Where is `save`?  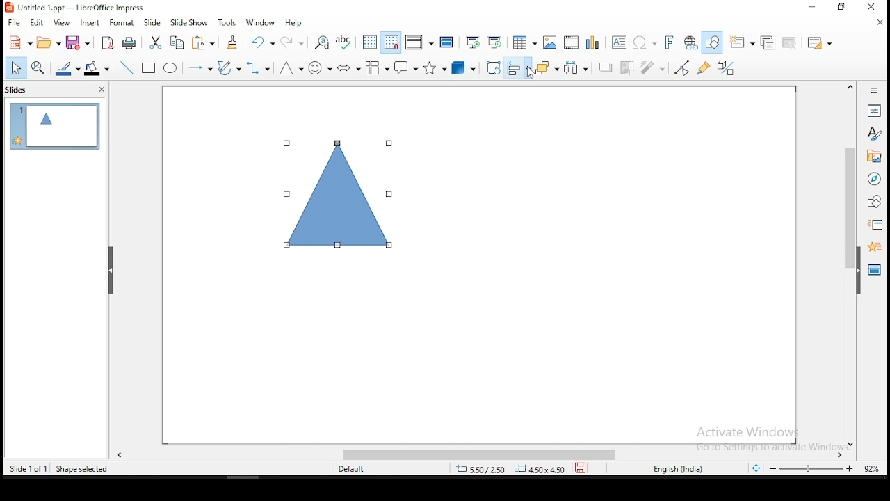 save is located at coordinates (80, 42).